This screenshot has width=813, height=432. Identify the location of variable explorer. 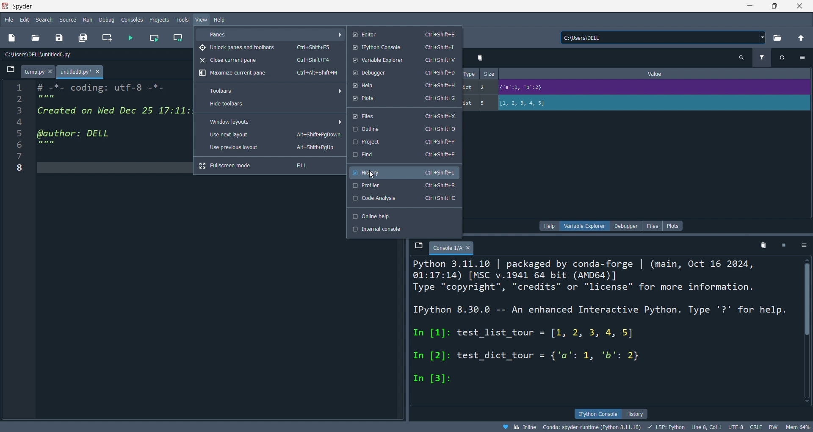
(587, 225).